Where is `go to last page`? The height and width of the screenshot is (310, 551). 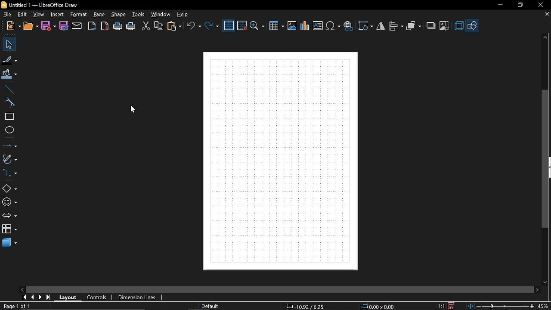 go to last page is located at coordinates (49, 298).